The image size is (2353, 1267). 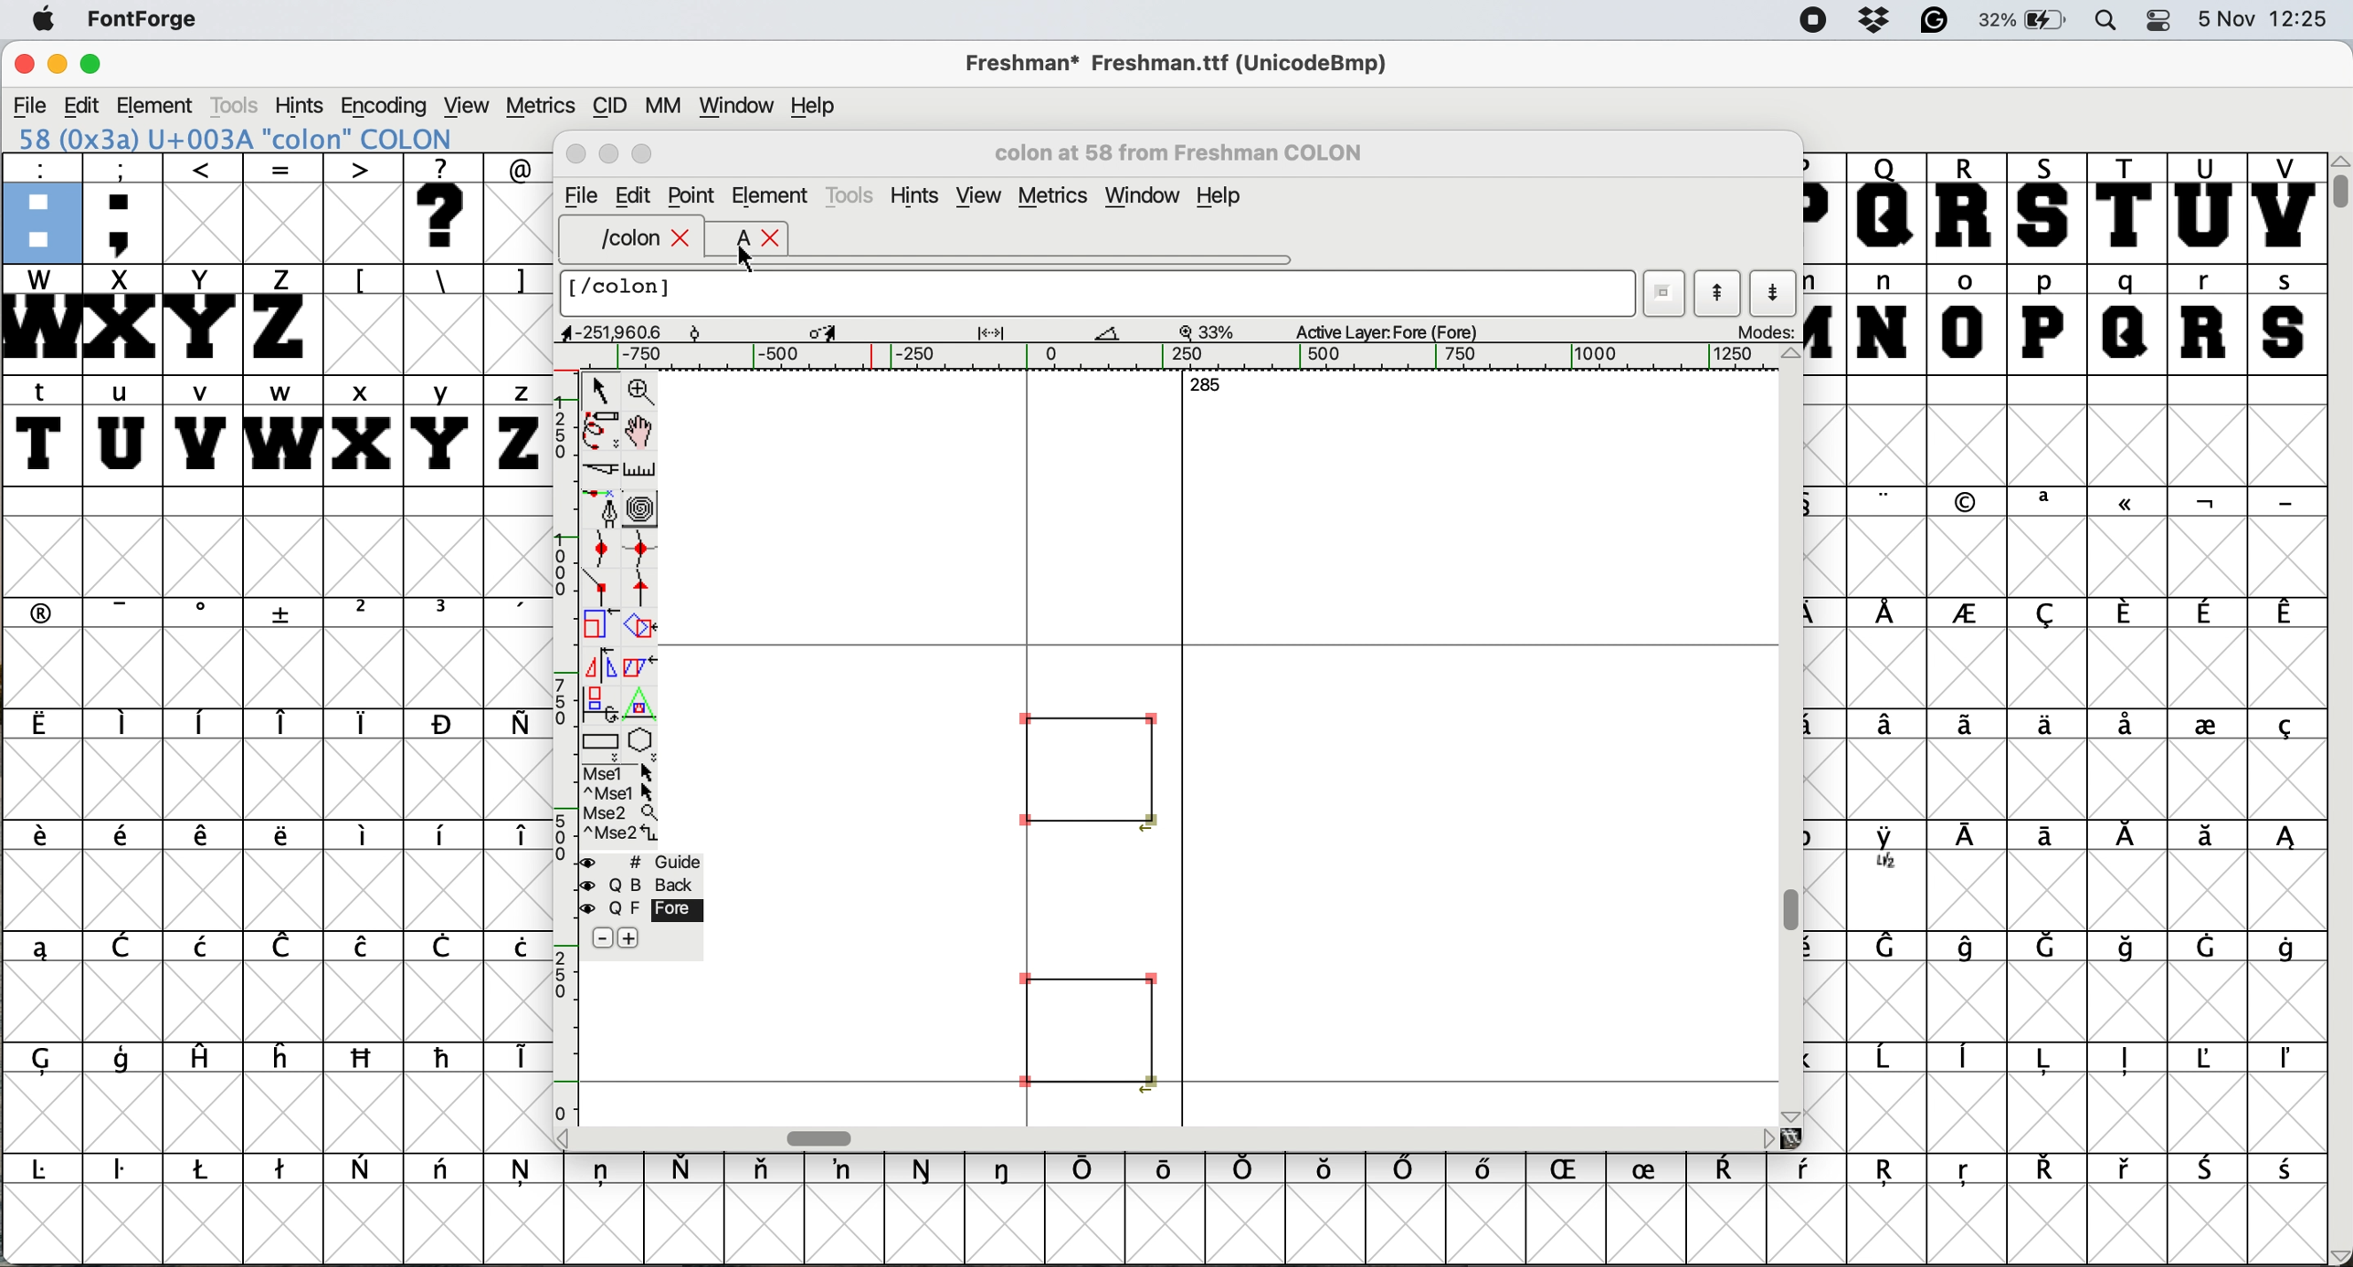 What do you see at coordinates (1087, 1170) in the screenshot?
I see `symbol` at bounding box center [1087, 1170].